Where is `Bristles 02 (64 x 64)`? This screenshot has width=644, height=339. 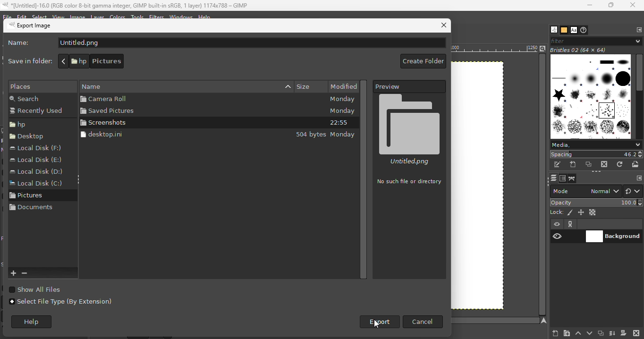
Bristles 02 (64 x 64) is located at coordinates (580, 50).